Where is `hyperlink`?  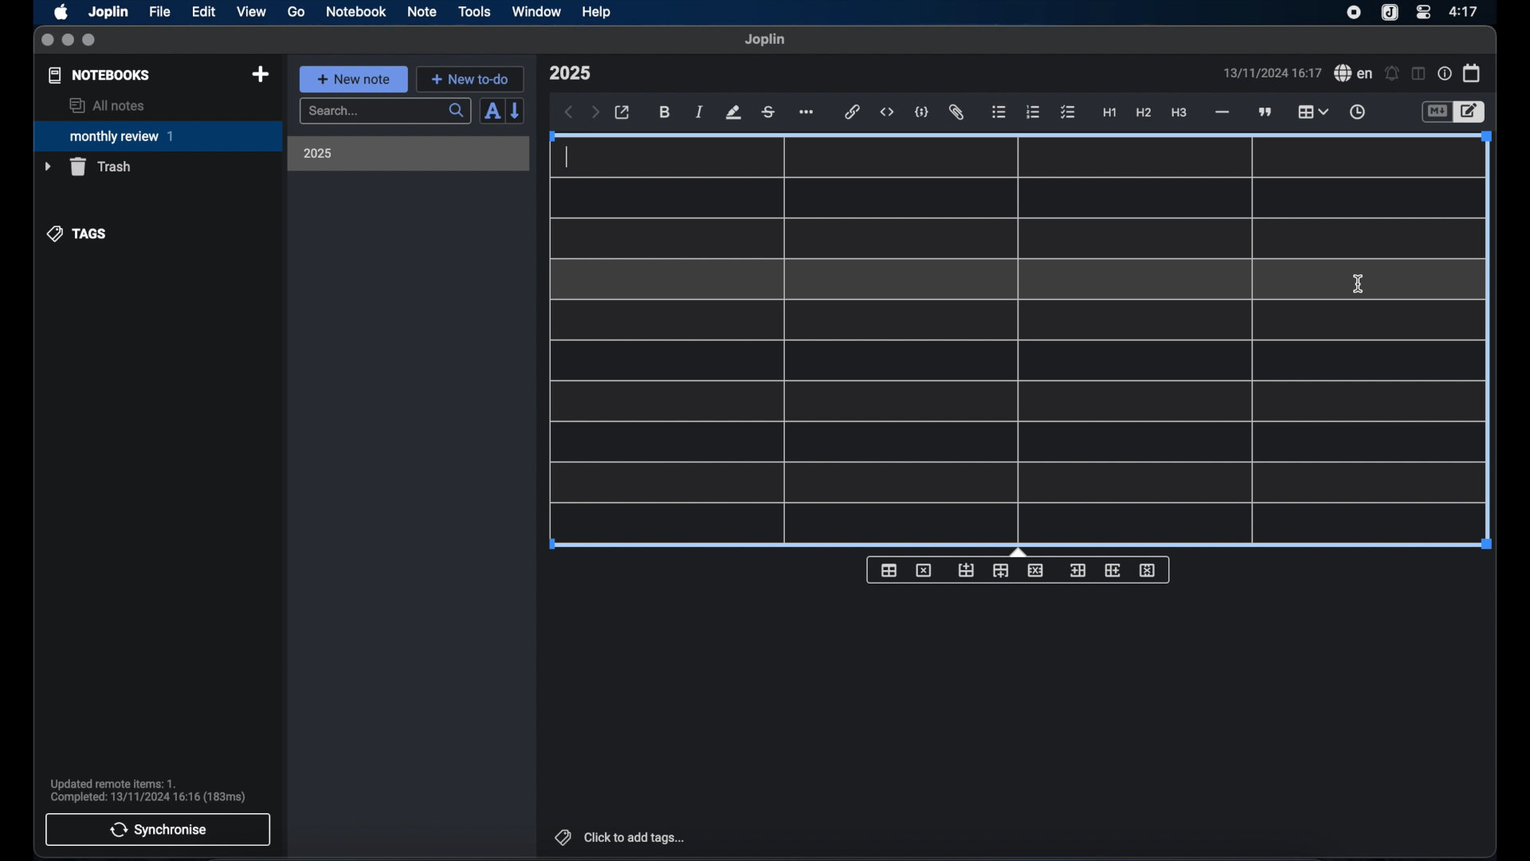
hyperlink is located at coordinates (853, 112).